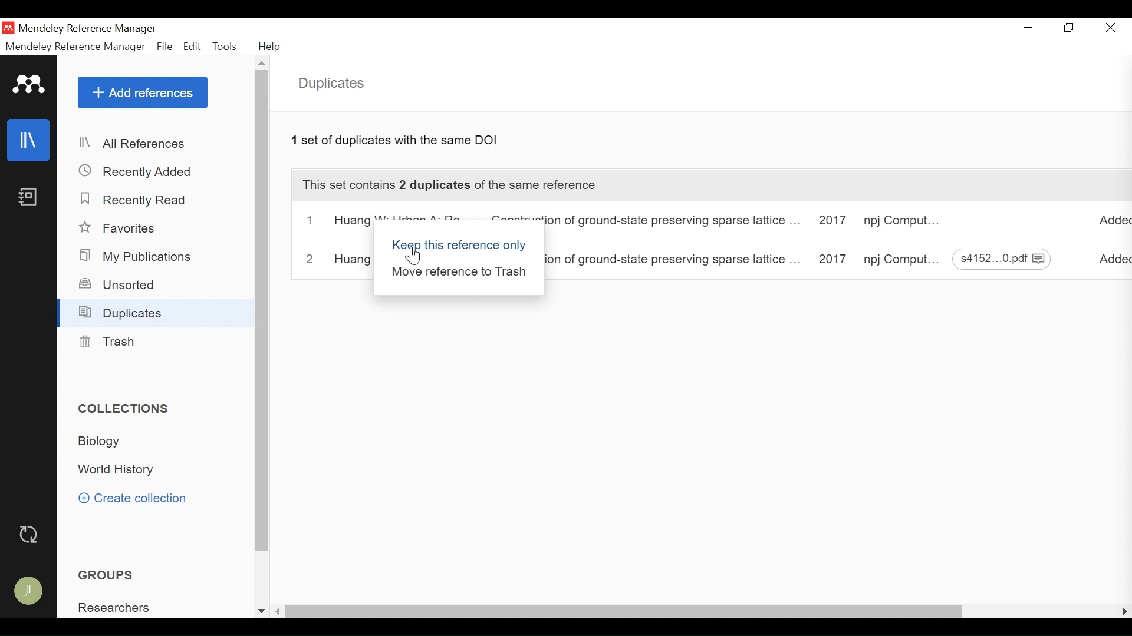  Describe the element at coordinates (155, 144) in the screenshot. I see `All References` at that location.